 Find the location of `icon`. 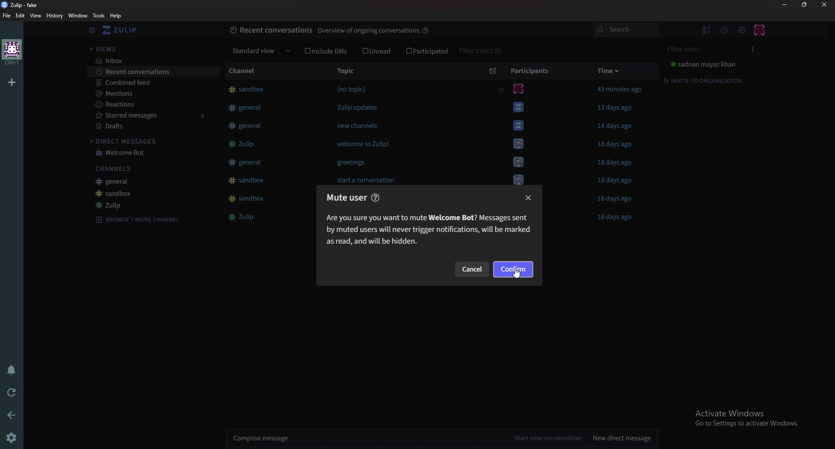

icon is located at coordinates (521, 144).